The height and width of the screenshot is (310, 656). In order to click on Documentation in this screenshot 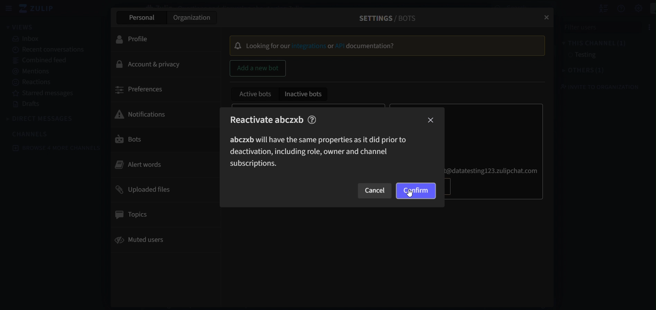, I will do `click(370, 46)`.